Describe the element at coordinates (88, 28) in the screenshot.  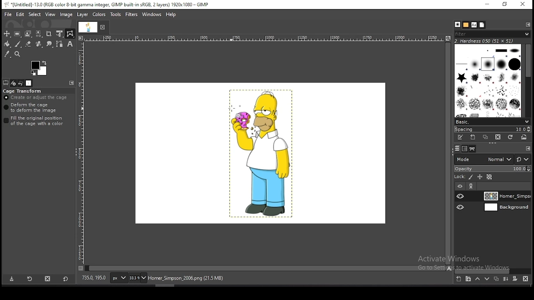
I see `document tab` at that location.